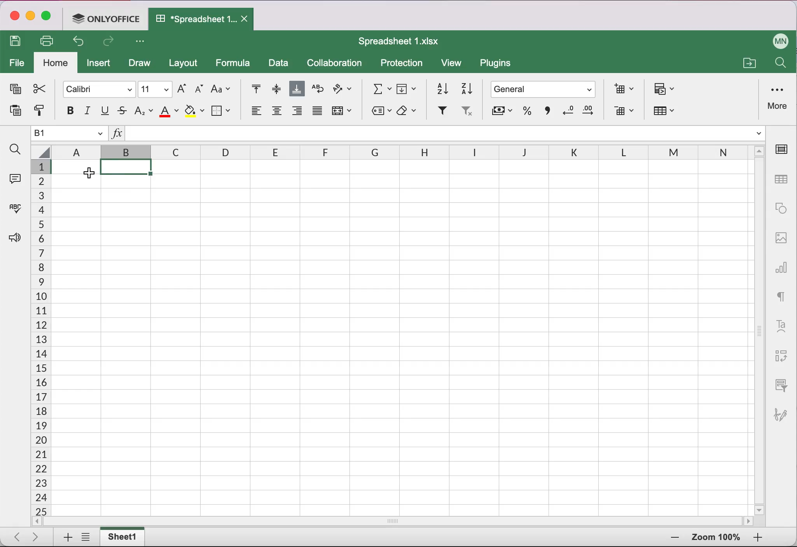 The width and height of the screenshot is (797, 547). I want to click on user name, so click(781, 40).